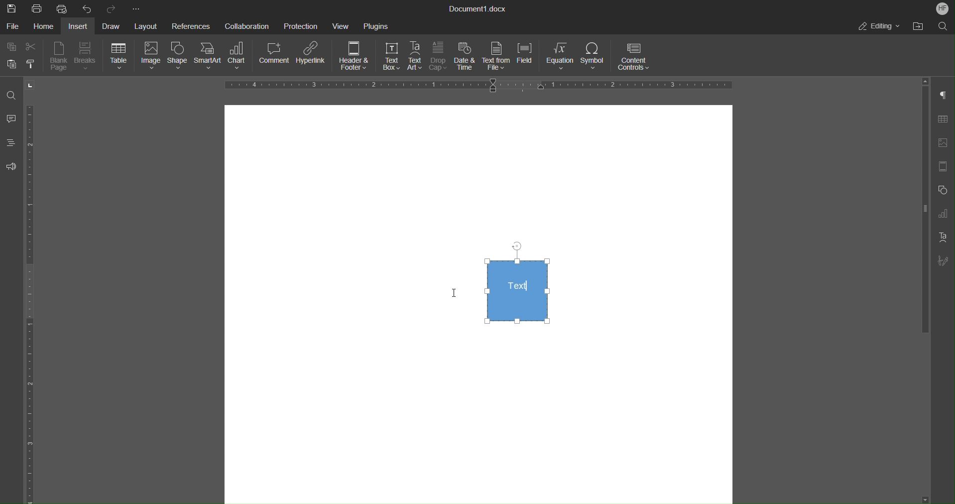 This screenshot has width=955, height=504. I want to click on Hyperlink, so click(313, 57).